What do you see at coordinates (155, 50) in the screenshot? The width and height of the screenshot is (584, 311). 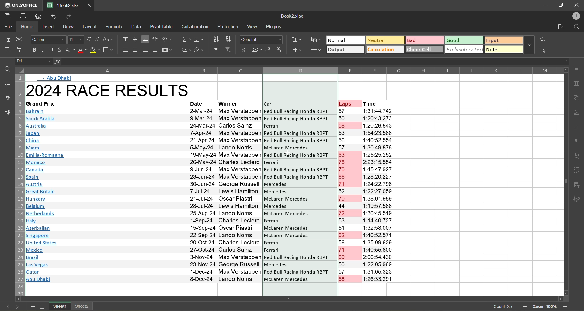 I see `justified` at bounding box center [155, 50].